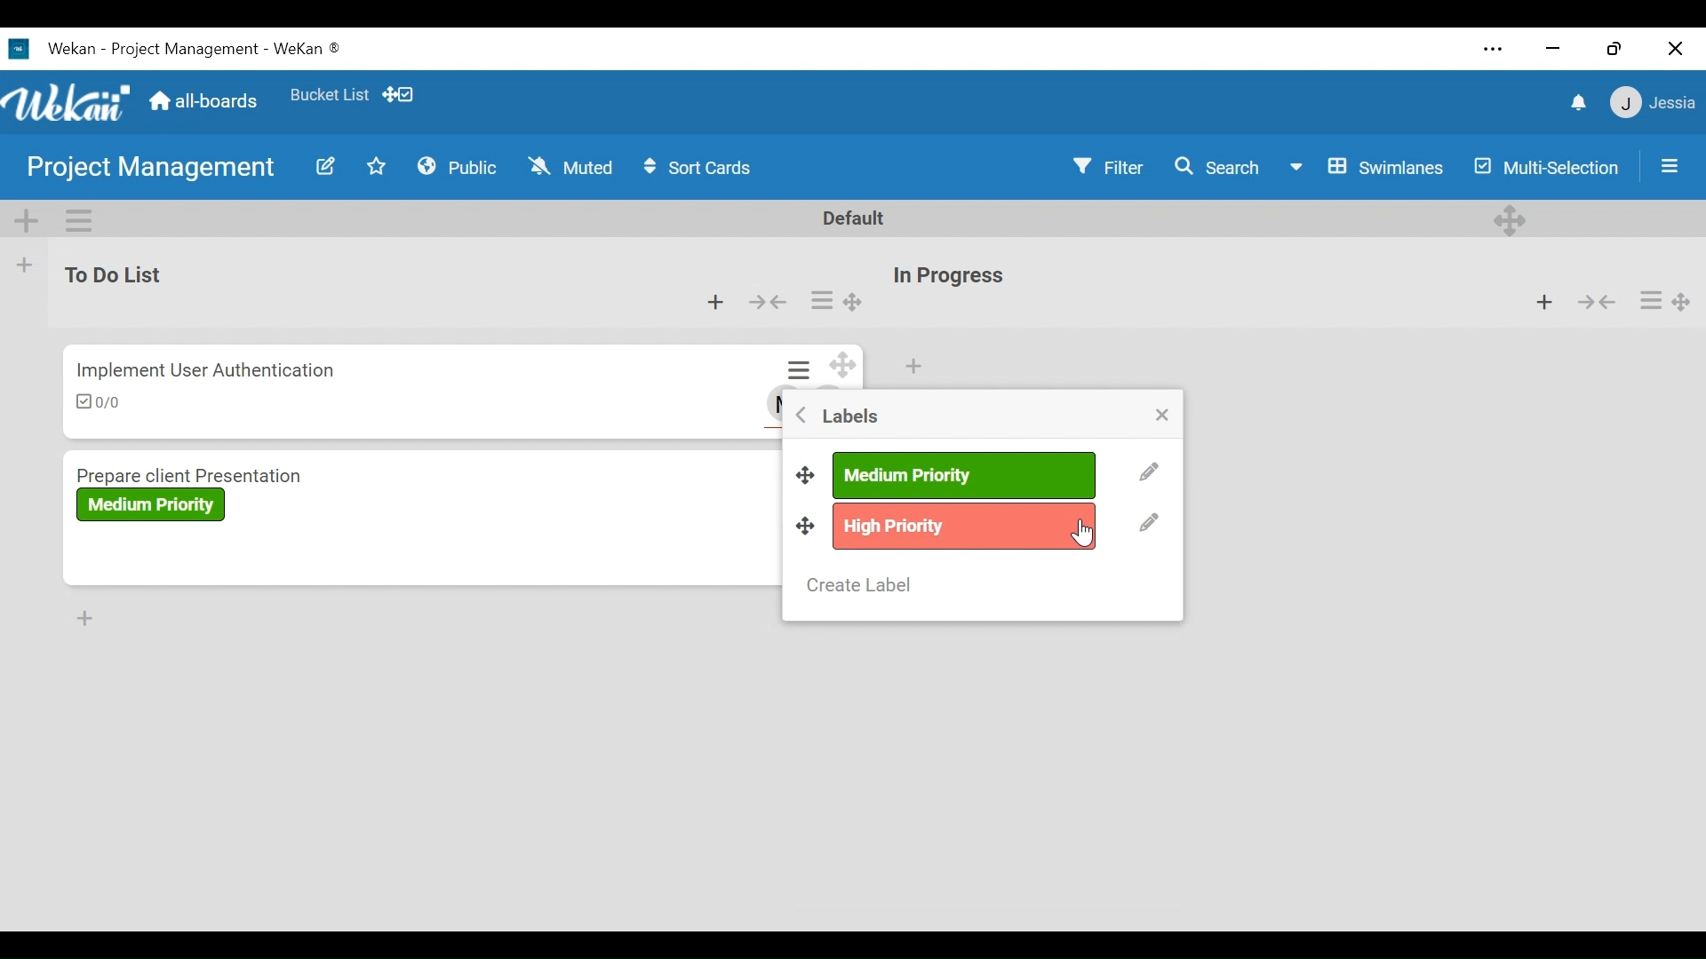 The image size is (1706, 959). What do you see at coordinates (847, 416) in the screenshot?
I see `labels` at bounding box center [847, 416].